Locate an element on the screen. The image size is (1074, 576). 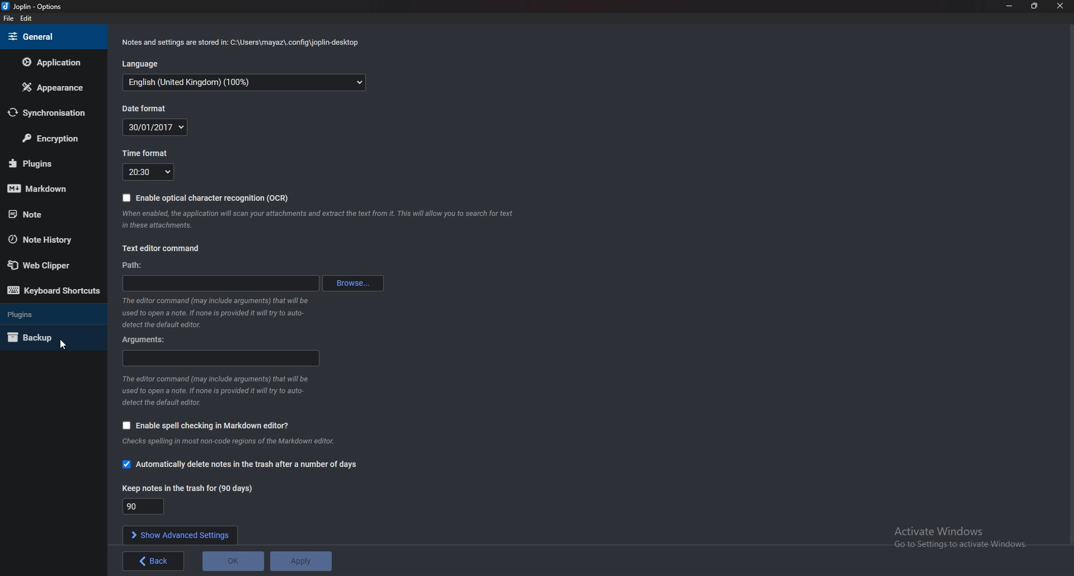
Text editor command is located at coordinates (167, 247).